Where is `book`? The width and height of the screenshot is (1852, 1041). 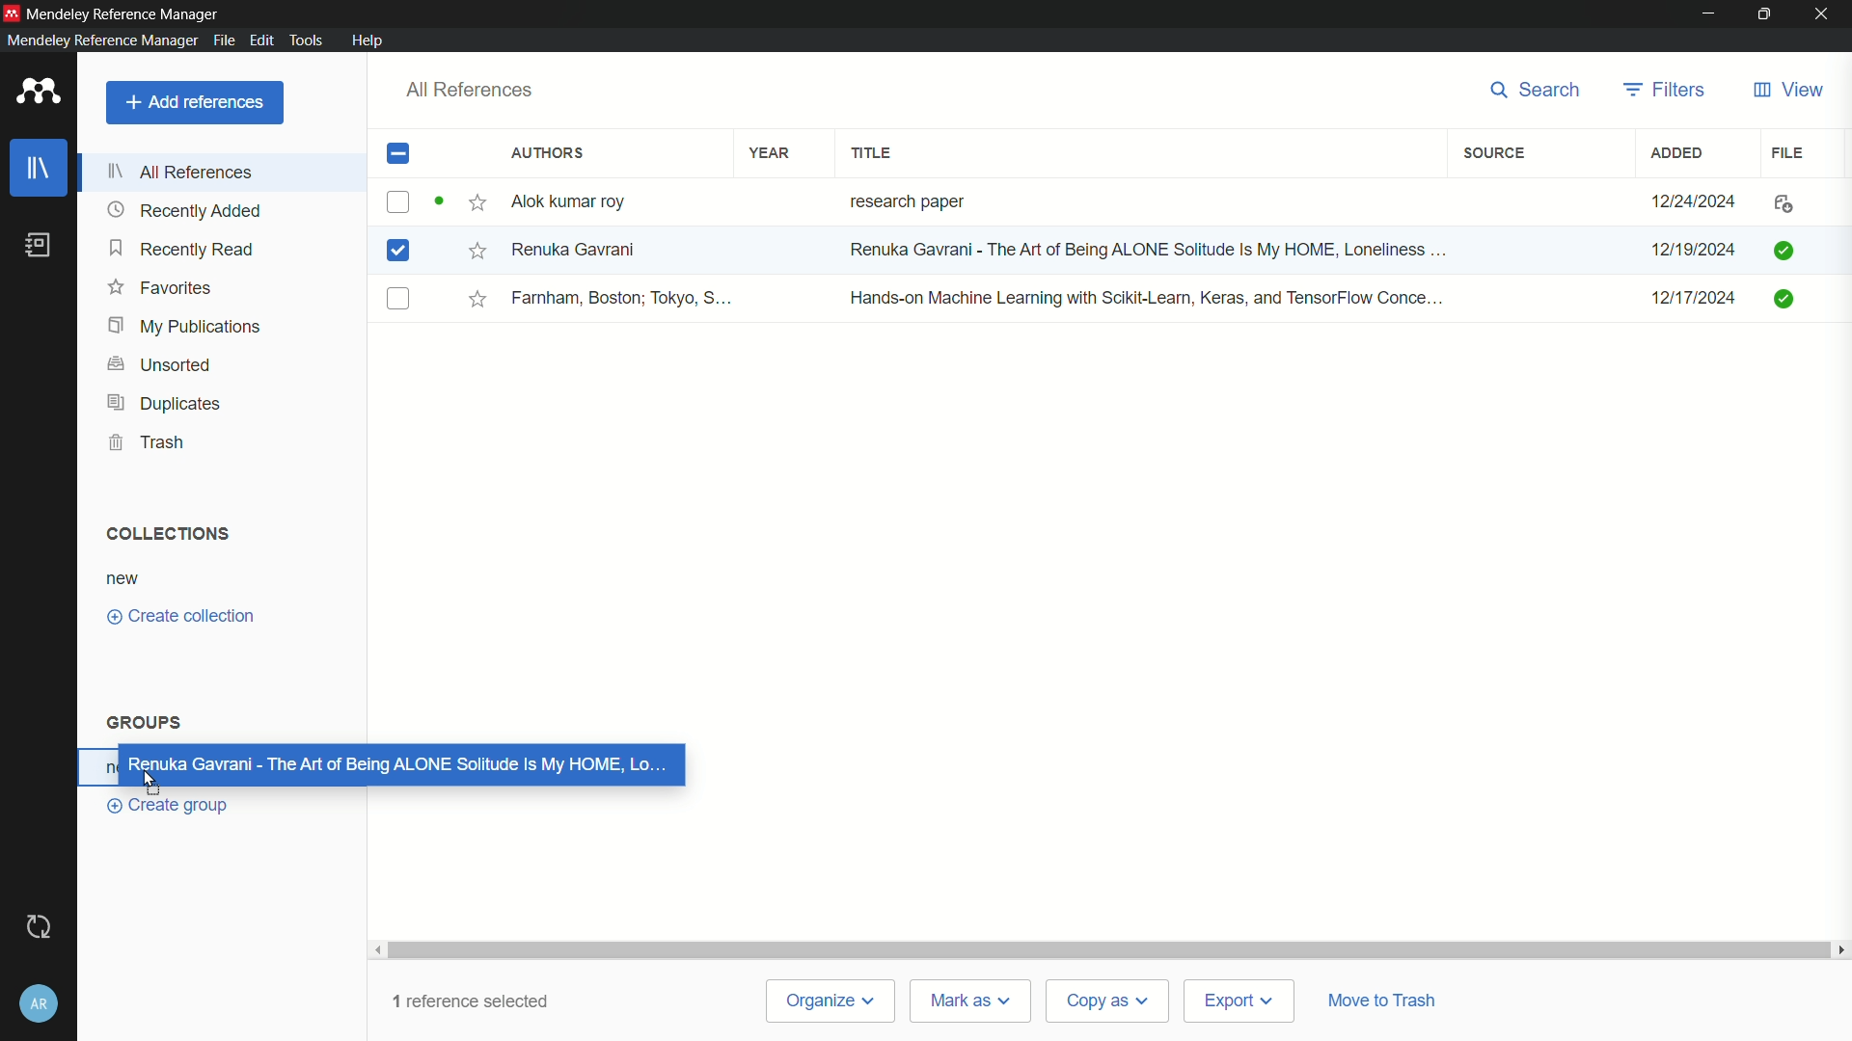 book is located at coordinates (39, 245).